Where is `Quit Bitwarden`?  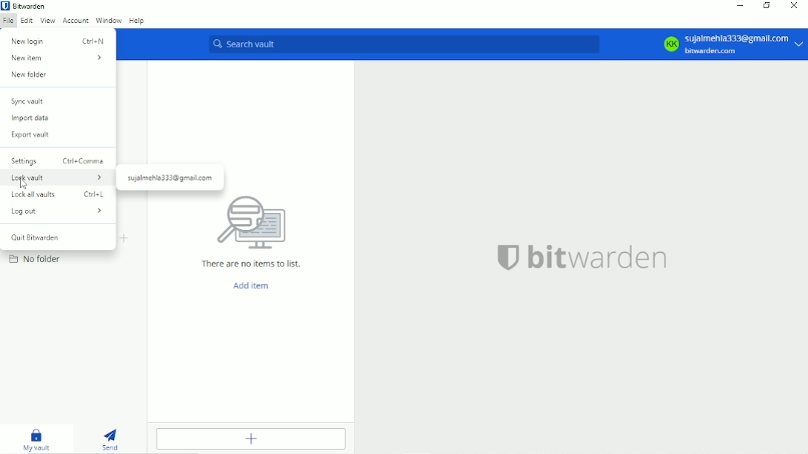 Quit Bitwarden is located at coordinates (41, 237).